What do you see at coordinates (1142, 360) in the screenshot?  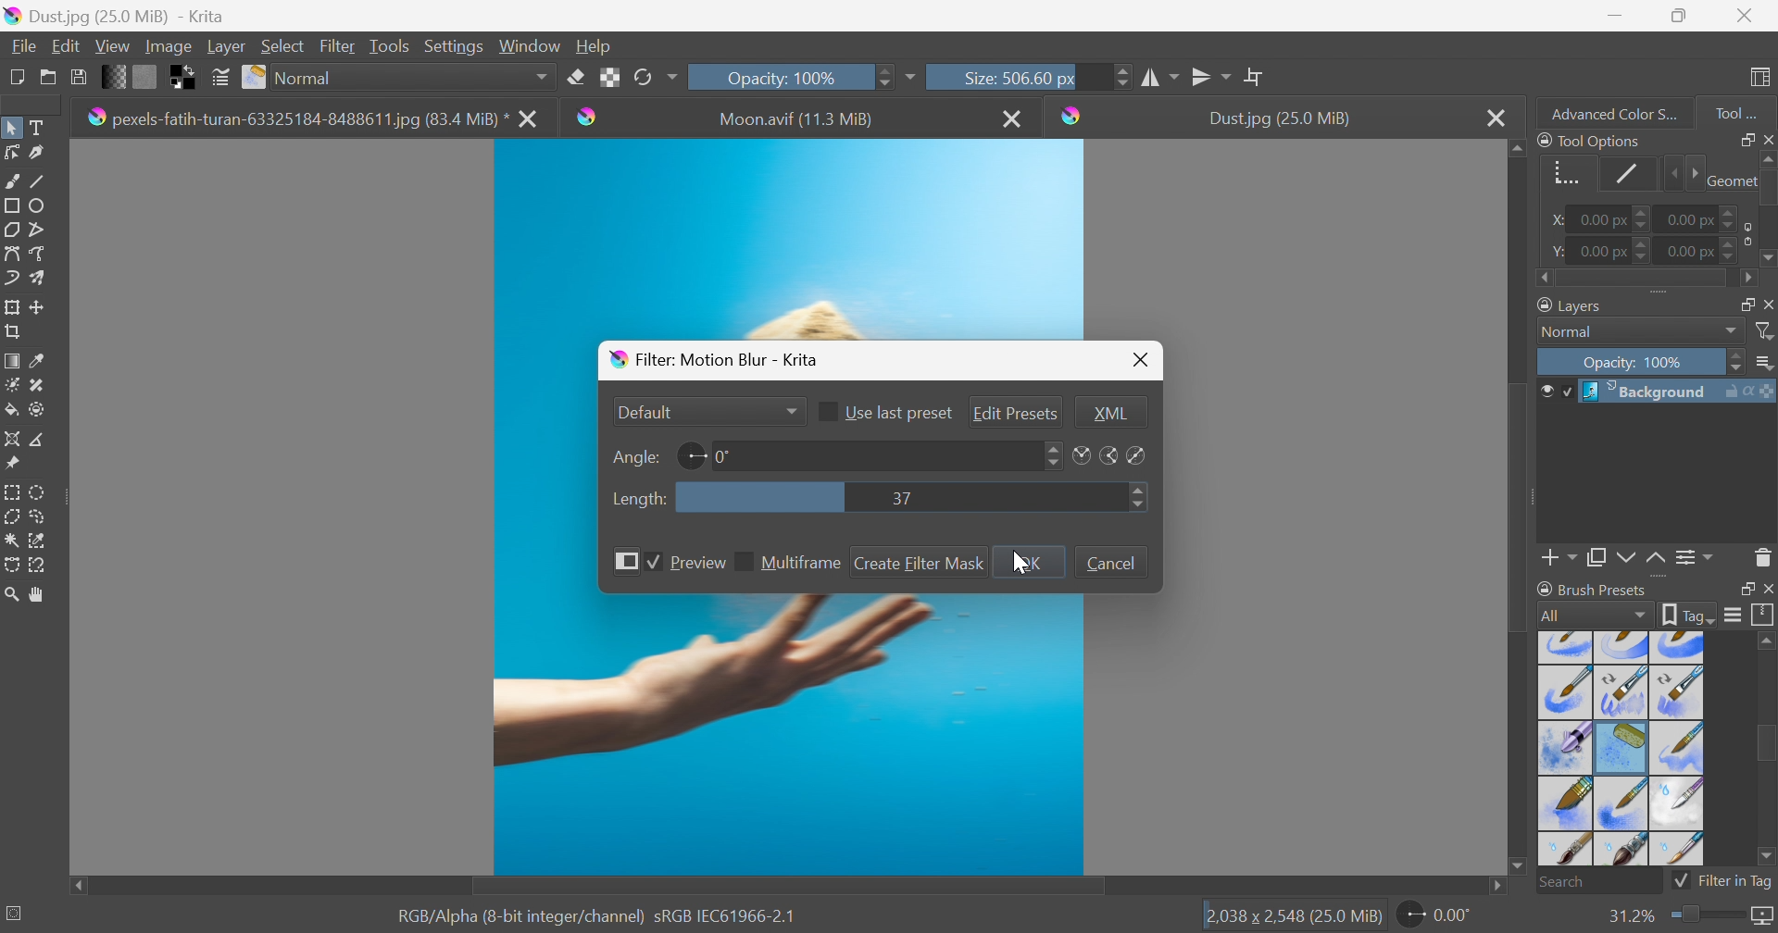 I see `Close` at bounding box center [1142, 360].